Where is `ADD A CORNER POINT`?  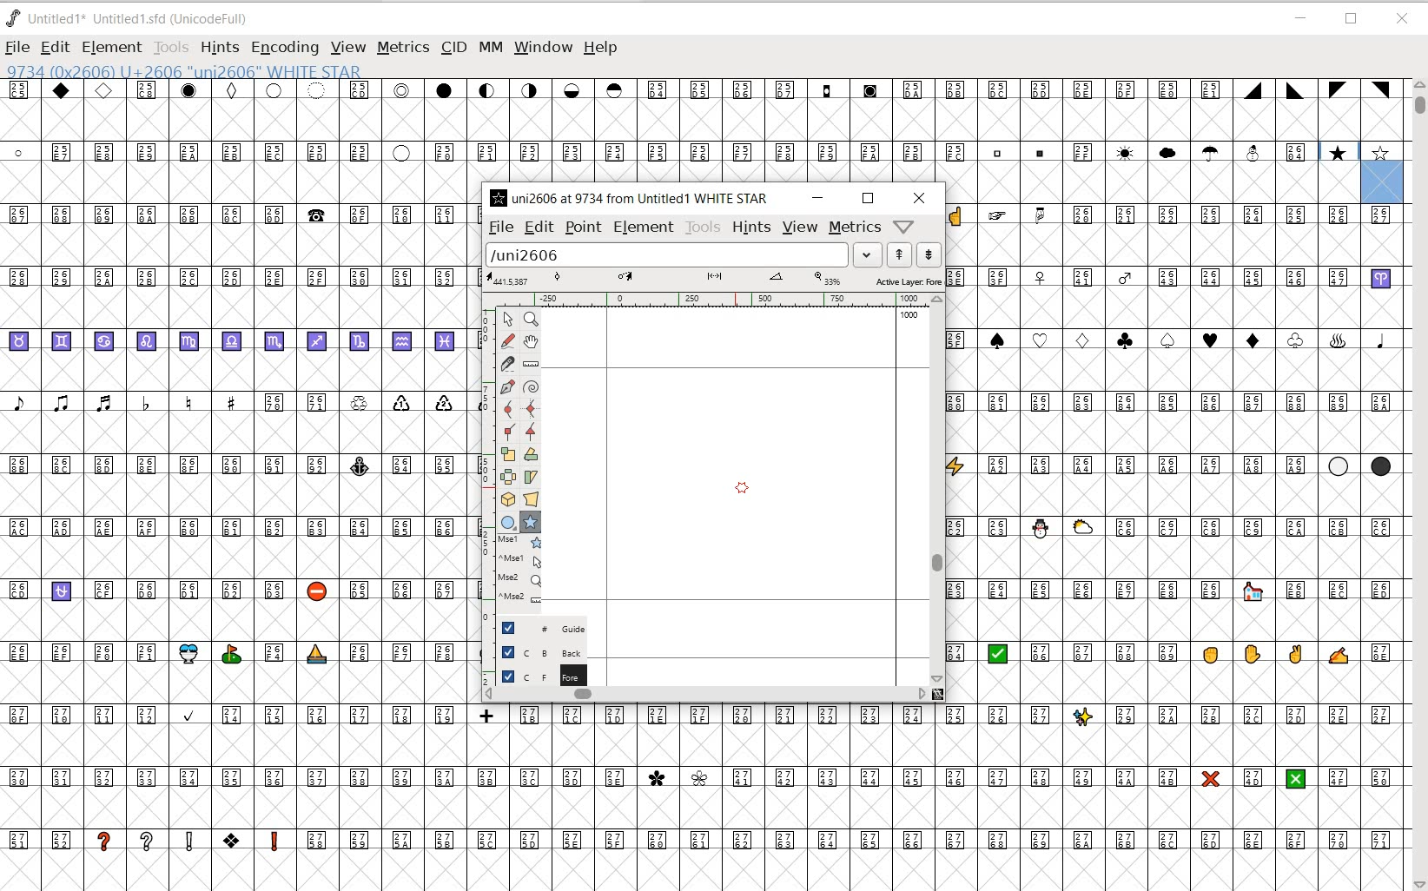
ADD A CORNER POINT is located at coordinates (511, 433).